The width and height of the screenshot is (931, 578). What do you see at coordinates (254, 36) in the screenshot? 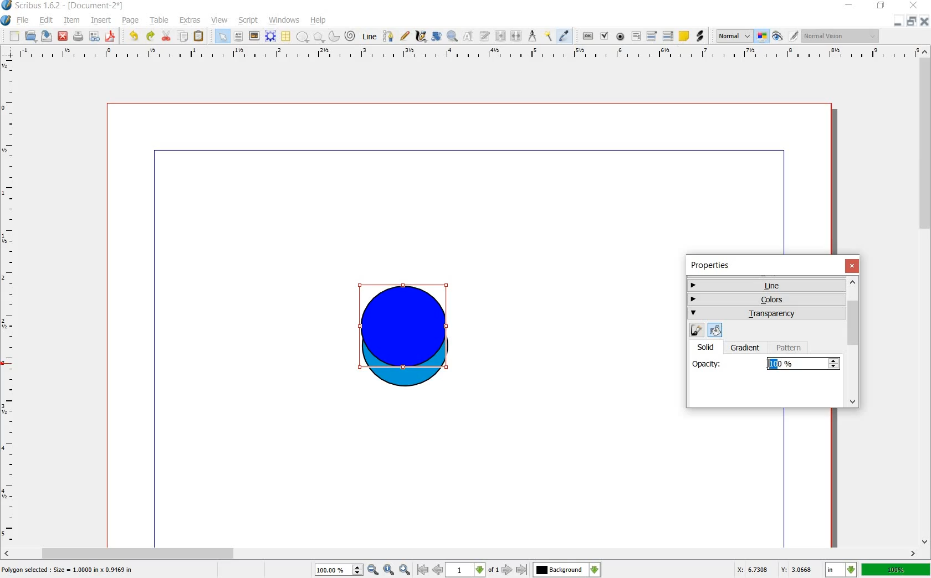
I see `image frame` at bounding box center [254, 36].